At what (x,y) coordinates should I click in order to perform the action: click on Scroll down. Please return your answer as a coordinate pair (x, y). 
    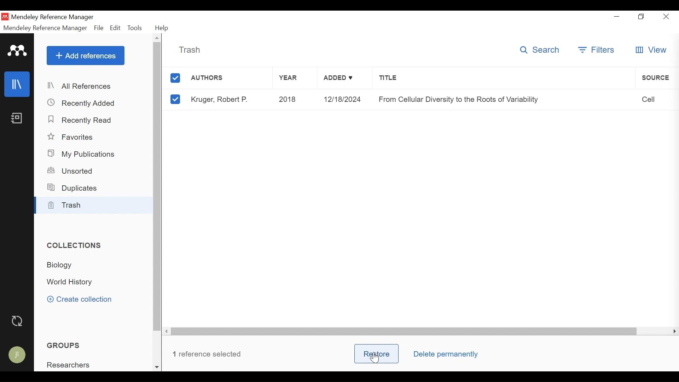
    Looking at the image, I should click on (156, 367).